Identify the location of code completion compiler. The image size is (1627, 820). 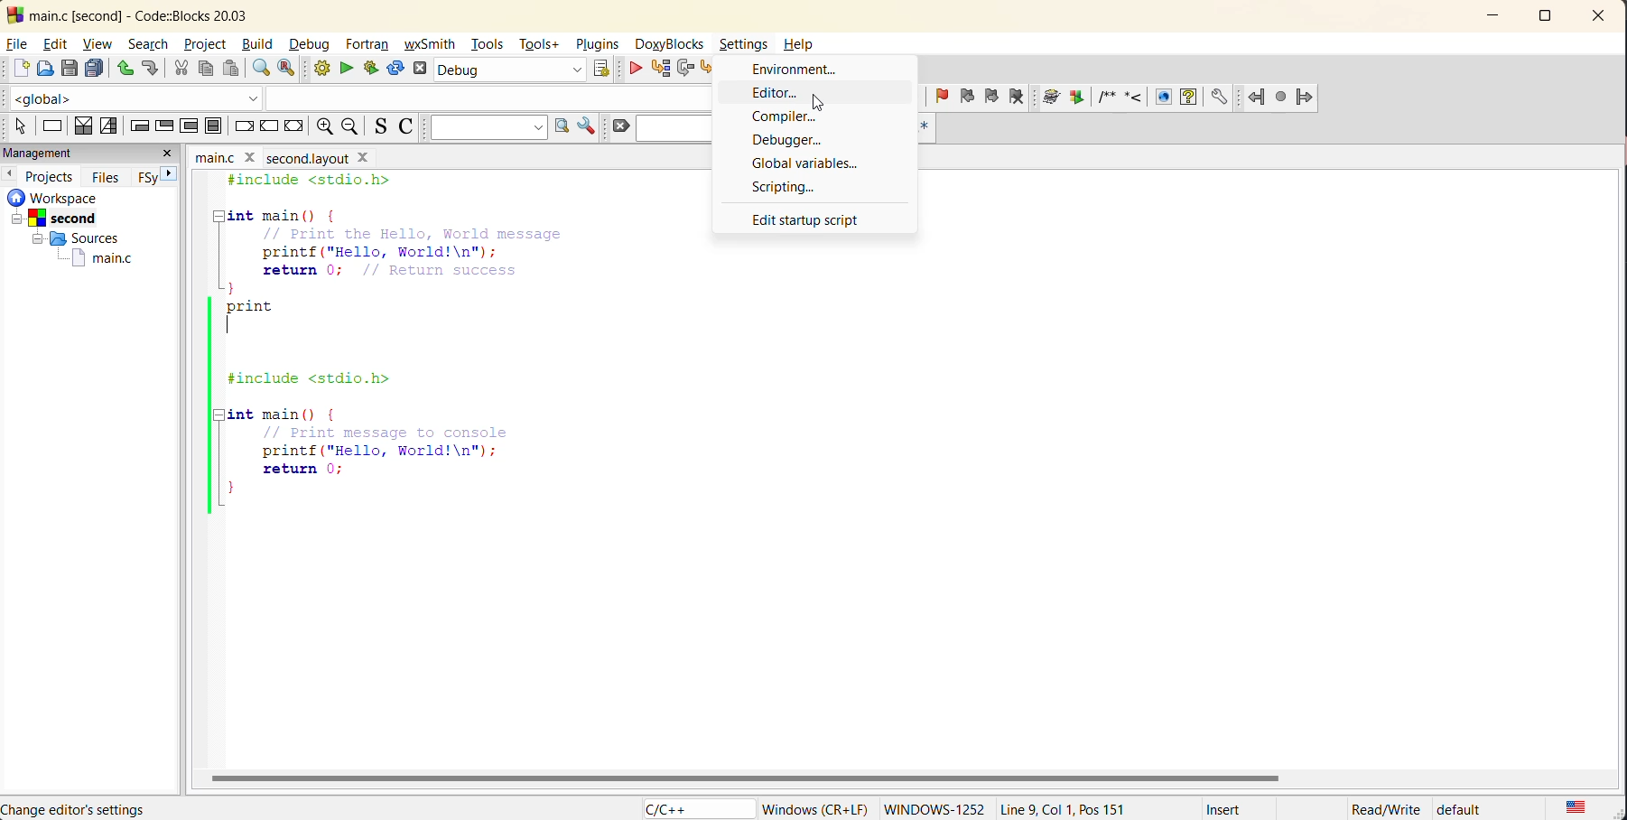
(362, 96).